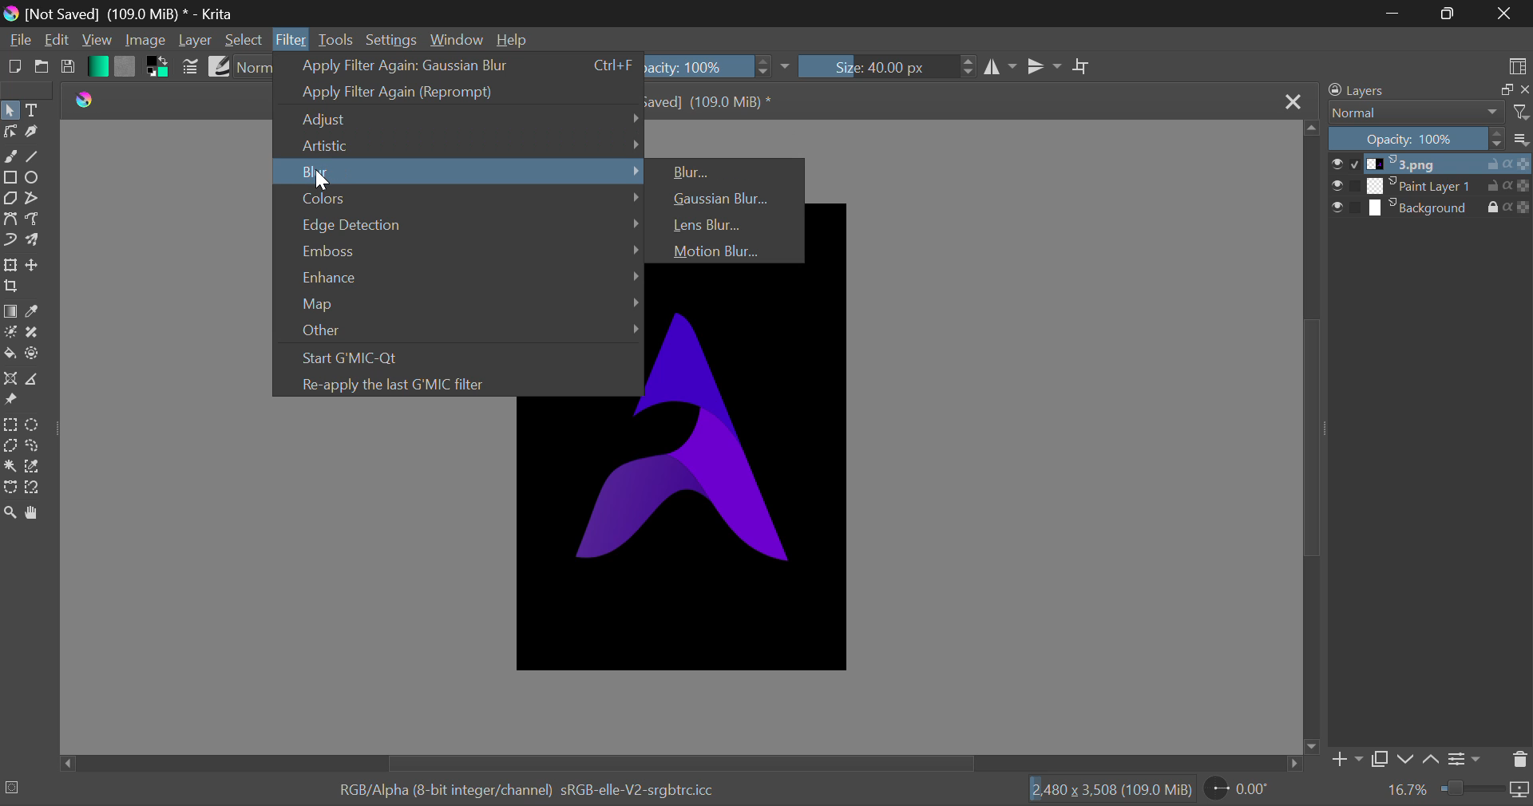 This screenshot has width=1533, height=806. I want to click on Blur, so click(727, 169).